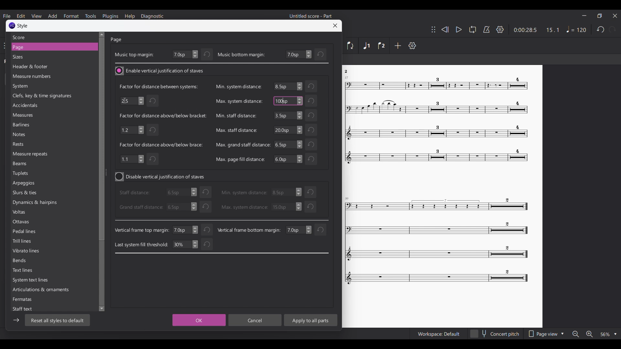  Describe the element at coordinates (615, 16) in the screenshot. I see `Close interface` at that location.